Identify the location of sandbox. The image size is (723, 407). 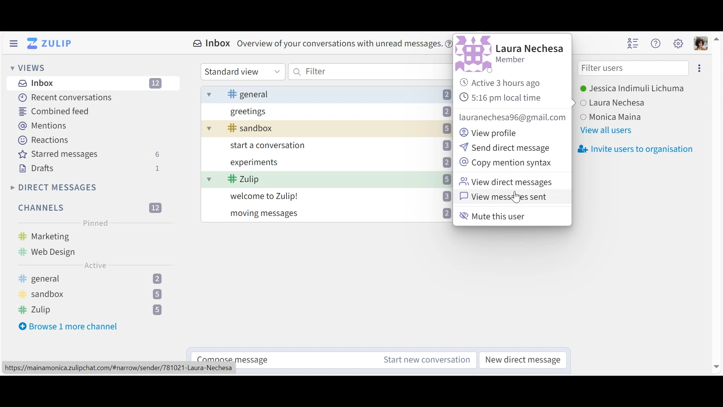
(339, 128).